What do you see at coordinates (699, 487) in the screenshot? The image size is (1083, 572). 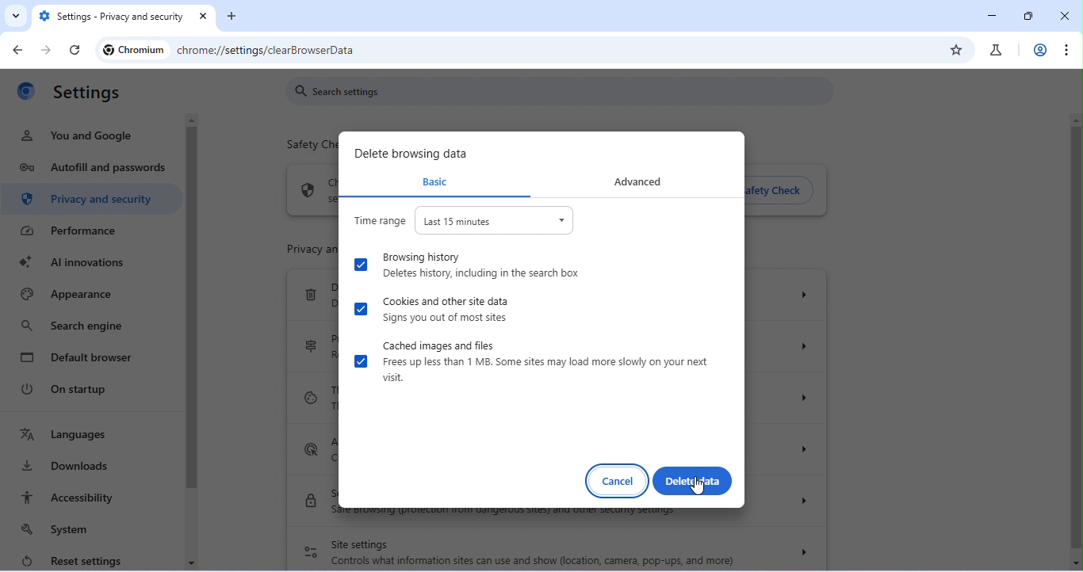 I see `cursor moved` at bounding box center [699, 487].